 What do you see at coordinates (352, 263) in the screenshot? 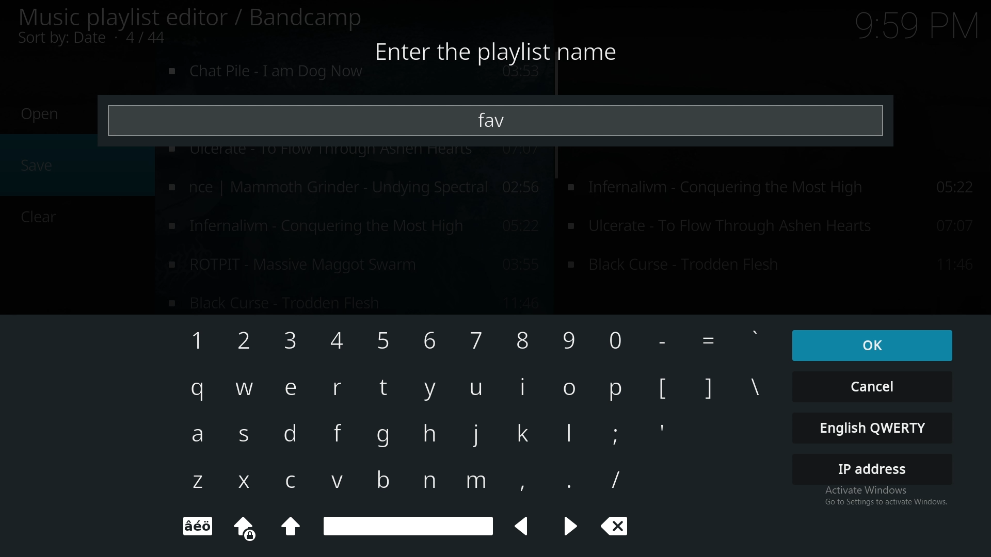
I see `music` at bounding box center [352, 263].